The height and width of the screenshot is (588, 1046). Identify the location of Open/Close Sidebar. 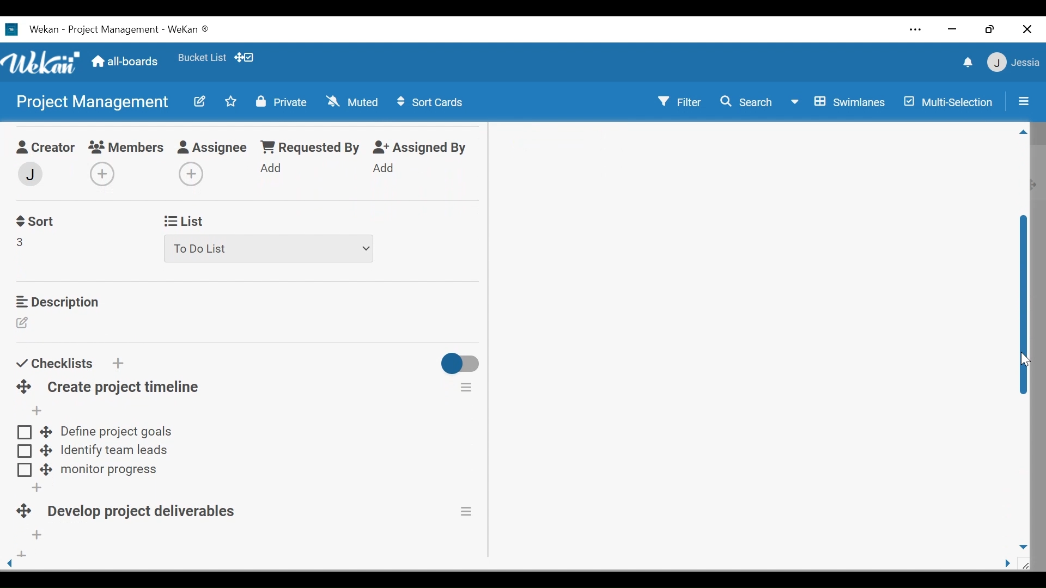
(1023, 100).